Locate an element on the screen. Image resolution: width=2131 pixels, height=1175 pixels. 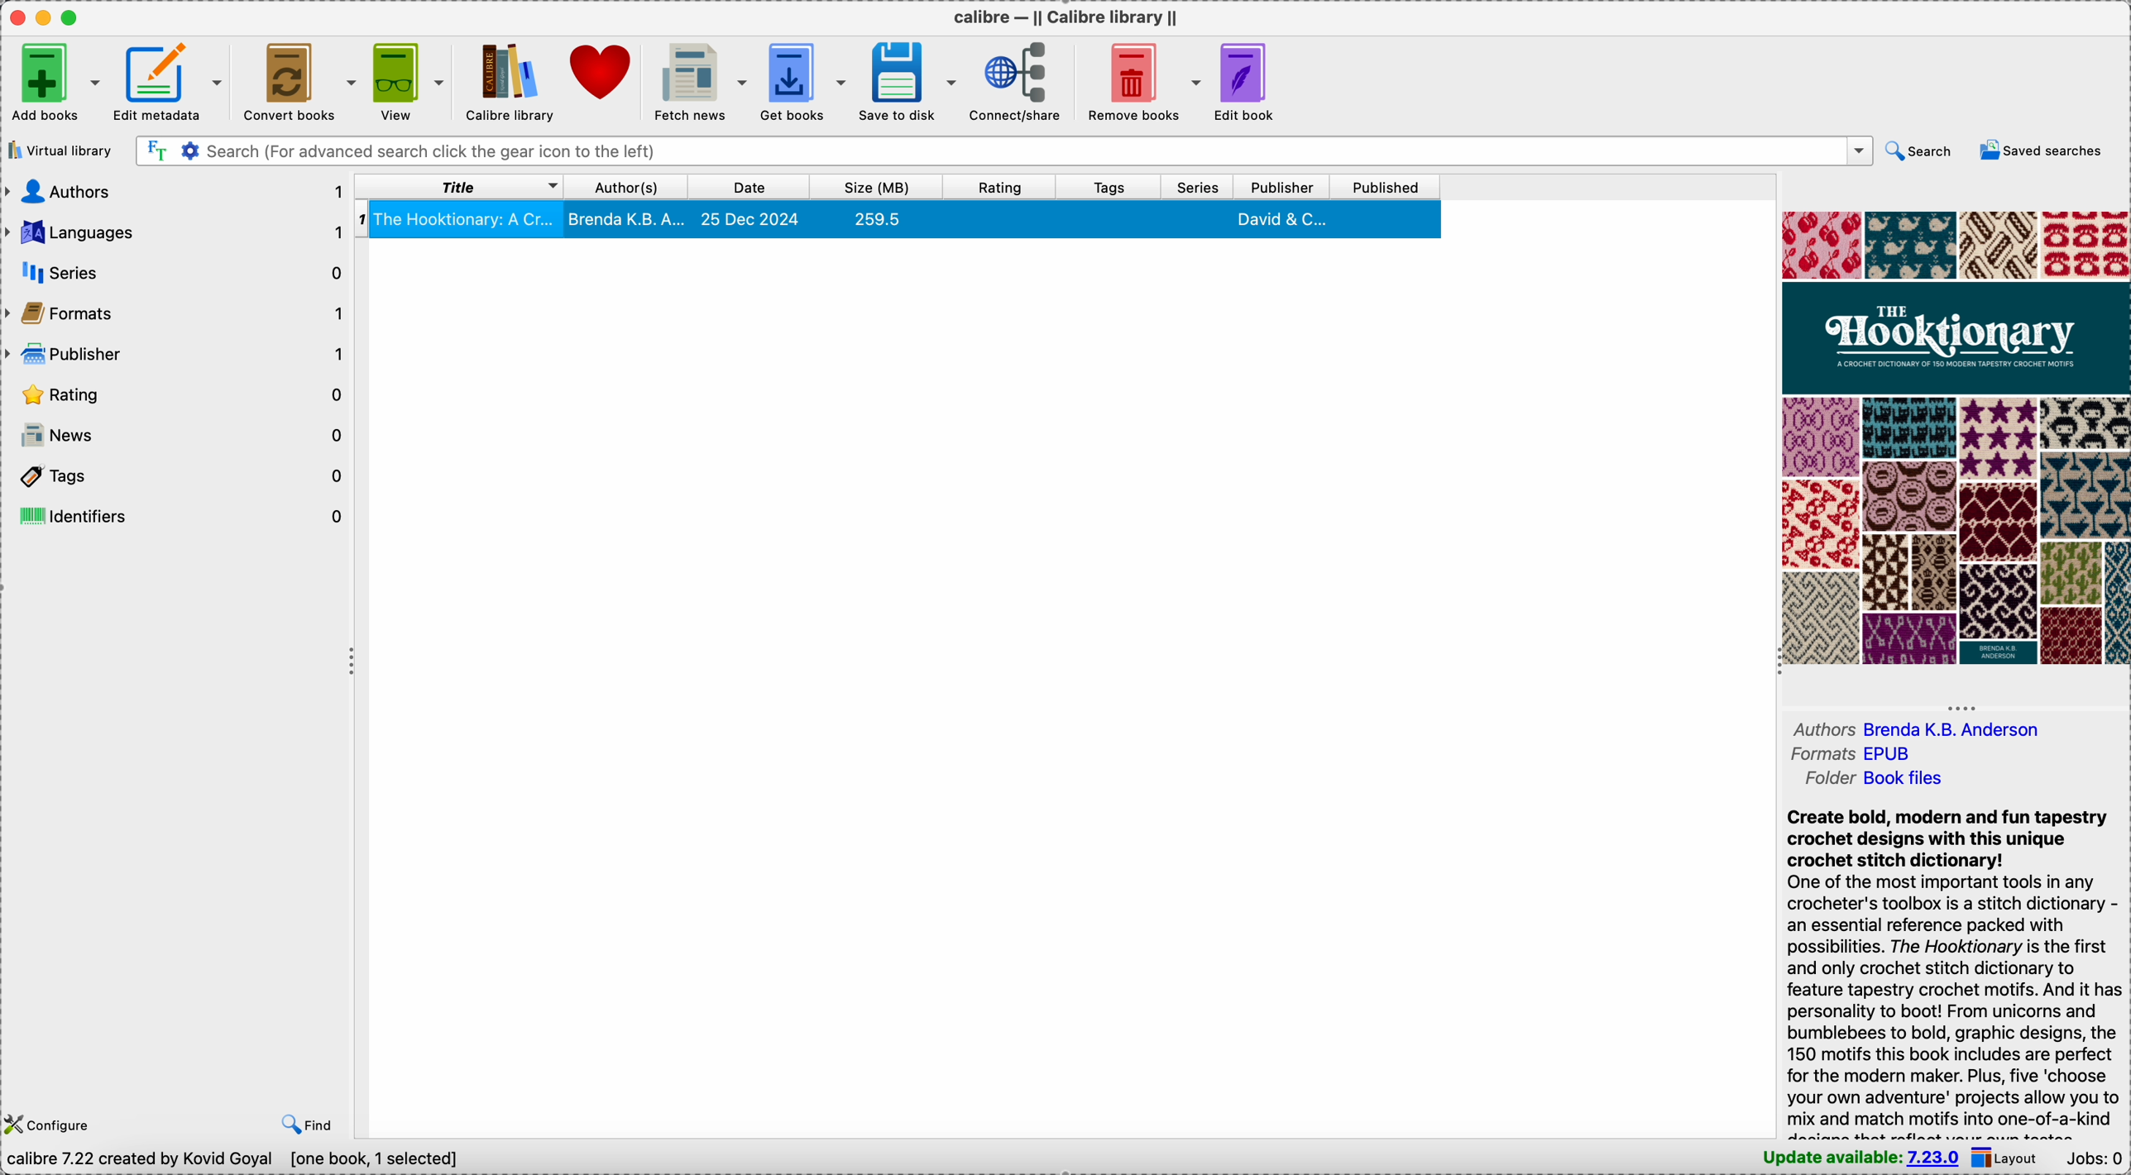
donate is located at coordinates (596, 74).